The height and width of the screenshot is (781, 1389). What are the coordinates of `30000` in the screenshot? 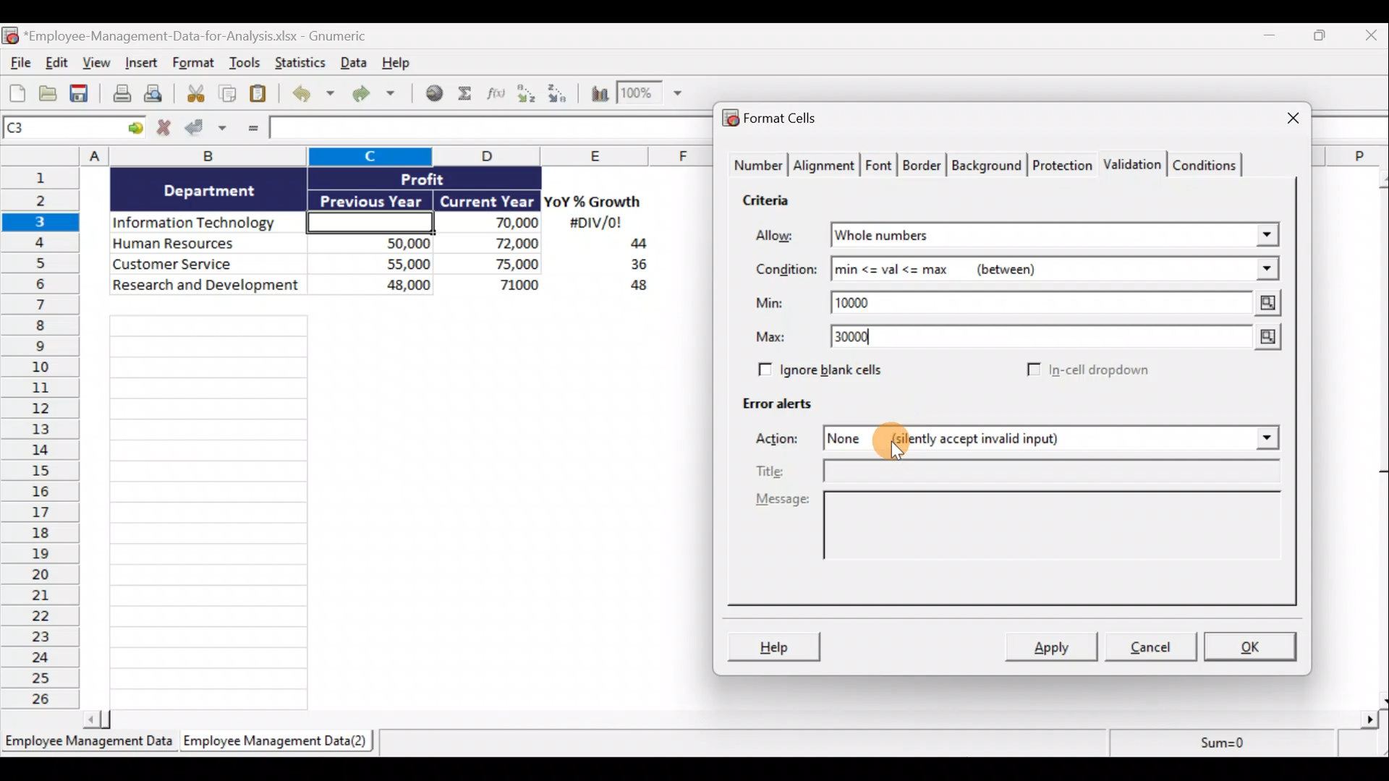 It's located at (862, 338).